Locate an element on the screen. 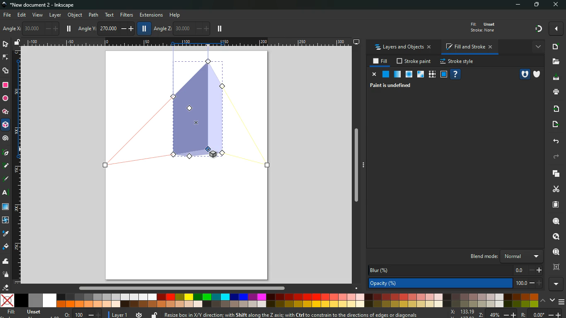 The height and width of the screenshot is (318, 566). extensions is located at coordinates (151, 15).